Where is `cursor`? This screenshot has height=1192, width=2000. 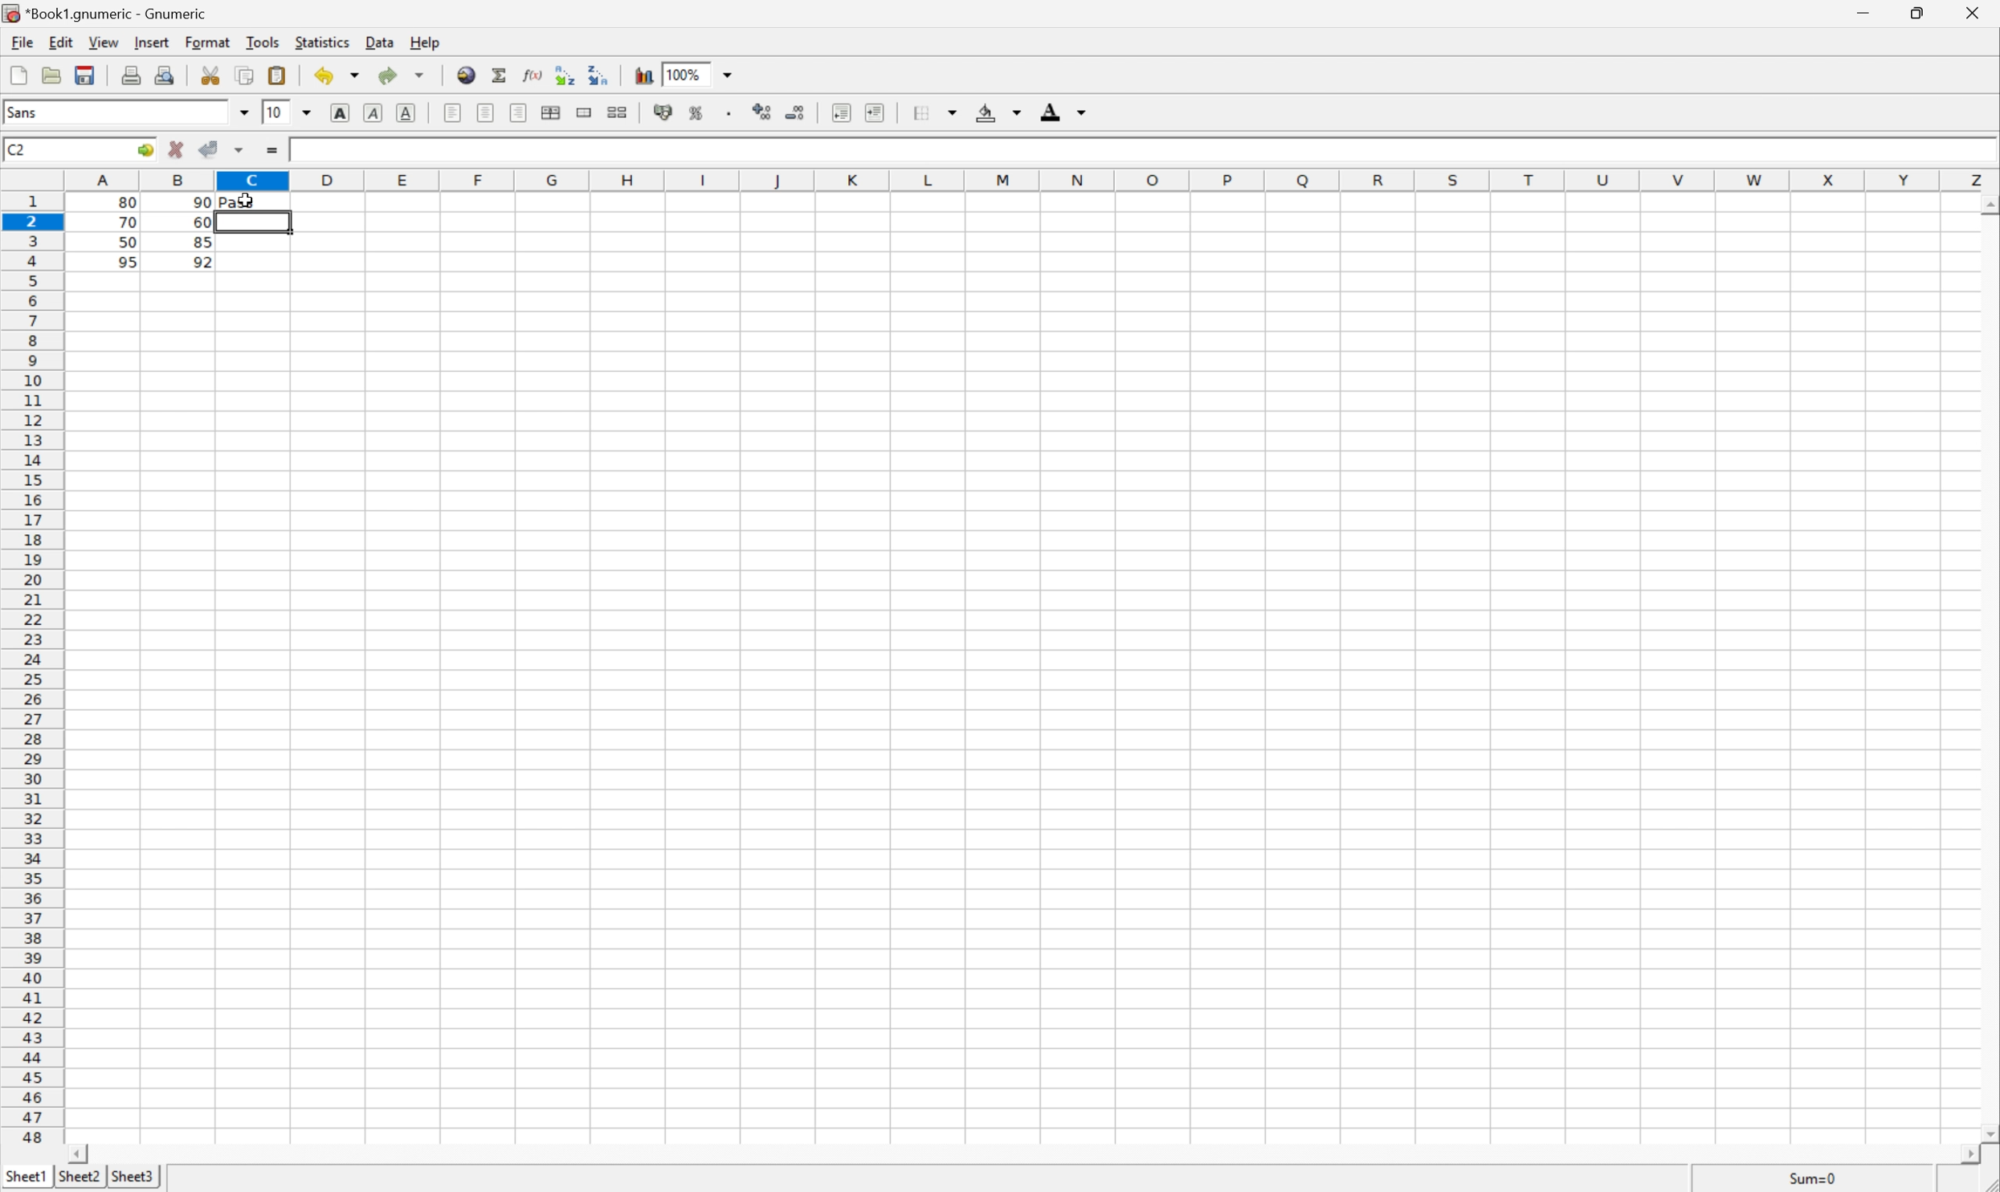
cursor is located at coordinates (247, 202).